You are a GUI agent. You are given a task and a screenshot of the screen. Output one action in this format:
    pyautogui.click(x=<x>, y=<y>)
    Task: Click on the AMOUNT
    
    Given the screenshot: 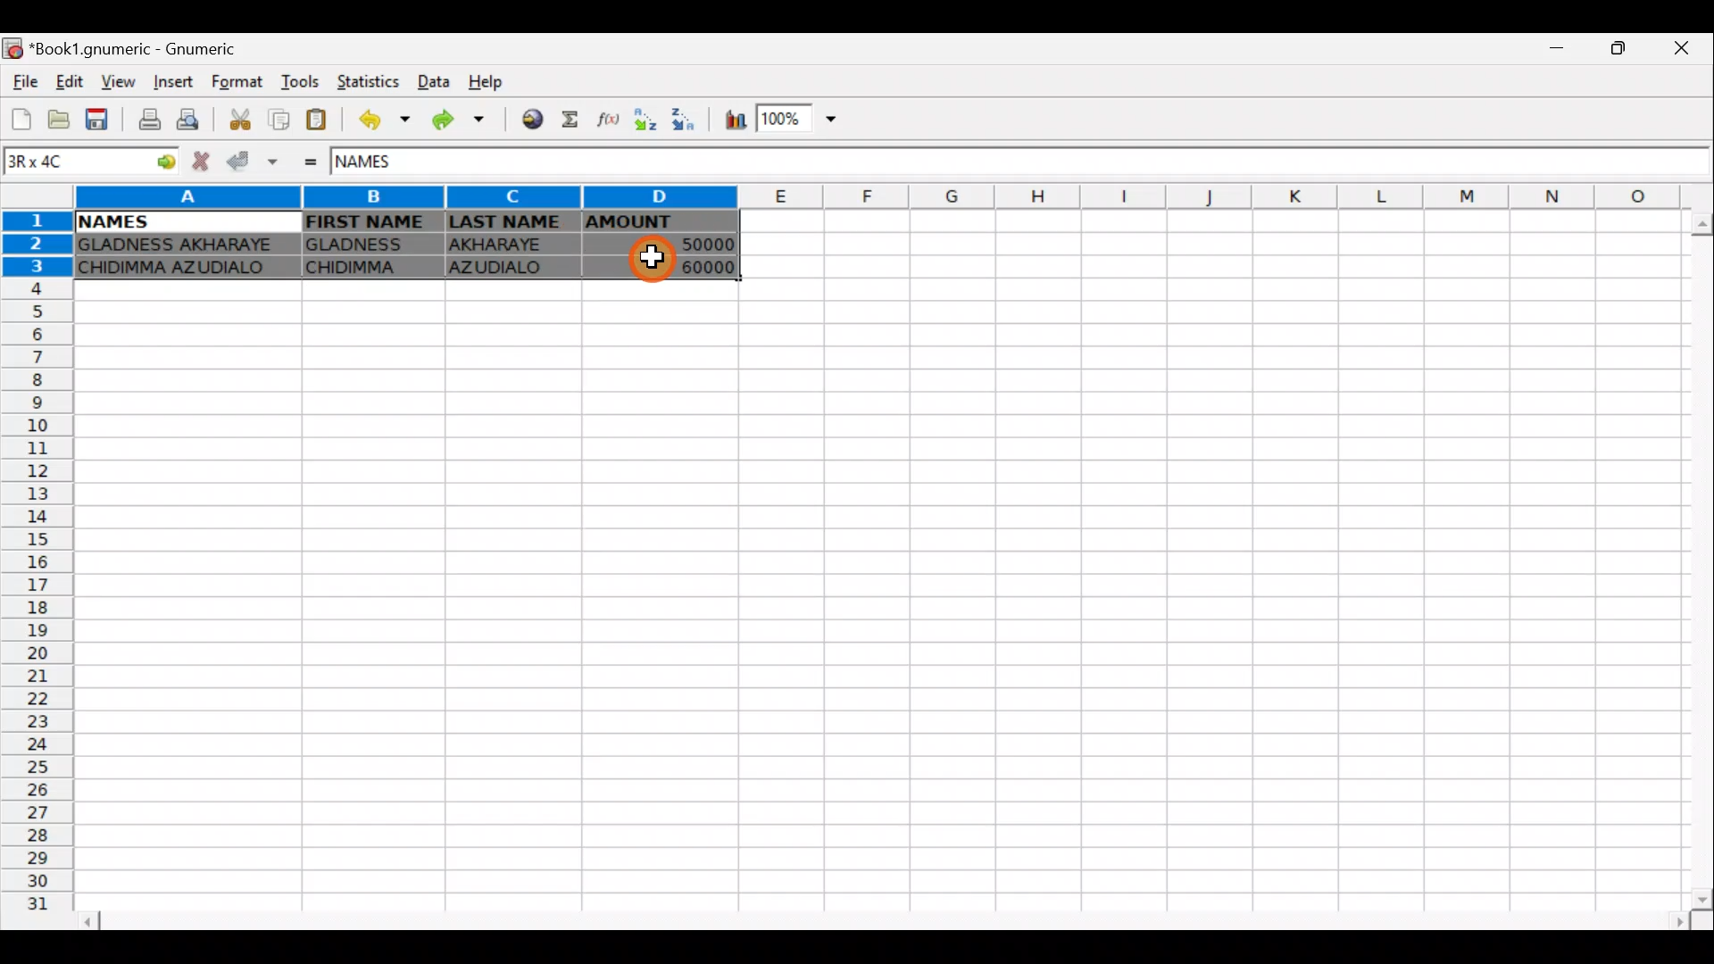 What is the action you would take?
    pyautogui.click(x=657, y=224)
    